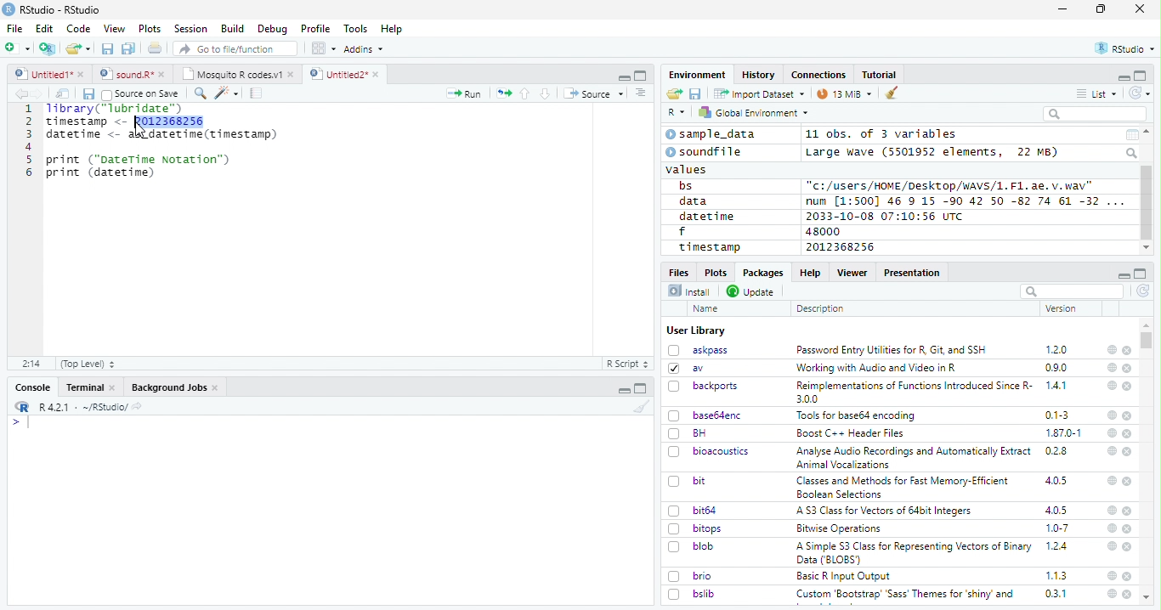 The height and width of the screenshot is (610, 1161). I want to click on typing cursor, so click(20, 422).